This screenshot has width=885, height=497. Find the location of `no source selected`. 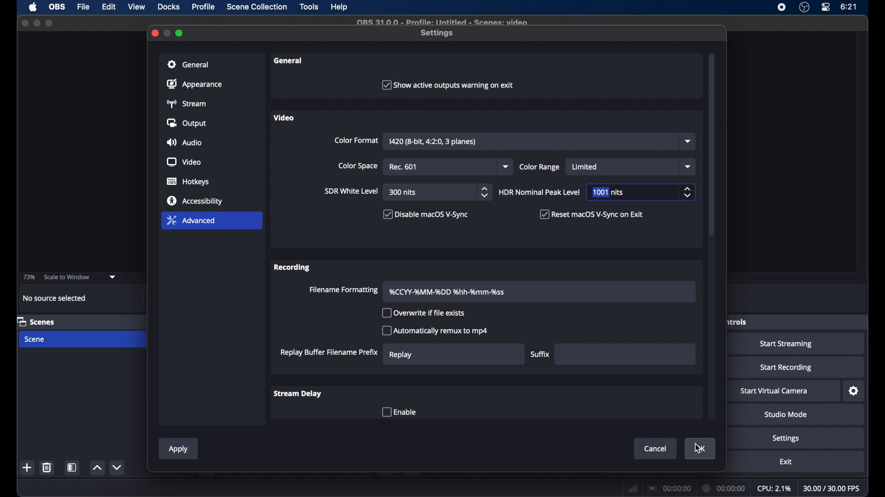

no source selected is located at coordinates (55, 298).